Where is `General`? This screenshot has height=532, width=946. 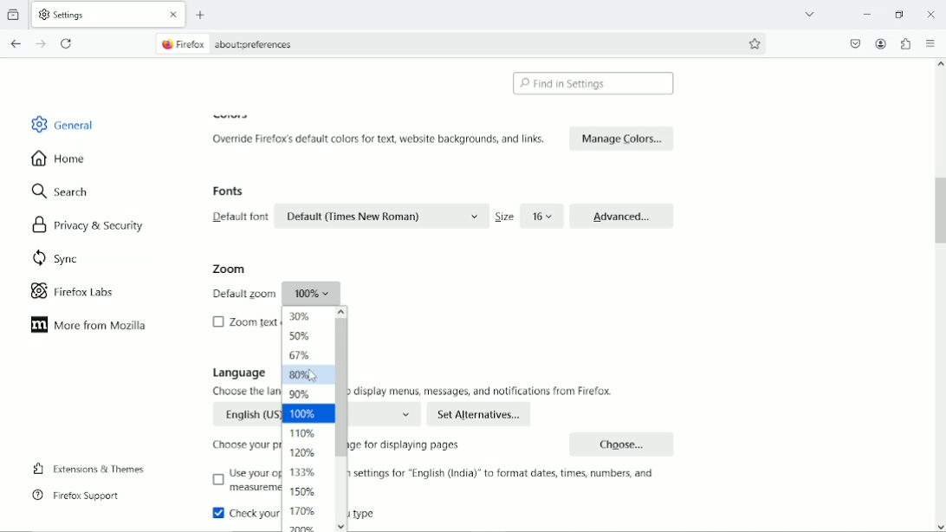 General is located at coordinates (65, 123).